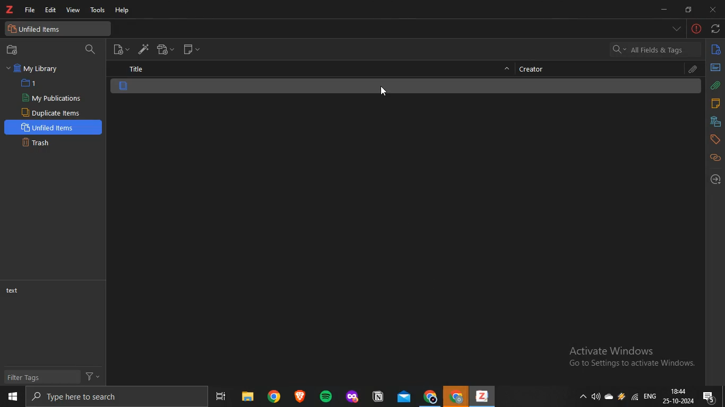  I want to click on add items by identifier, so click(143, 49).